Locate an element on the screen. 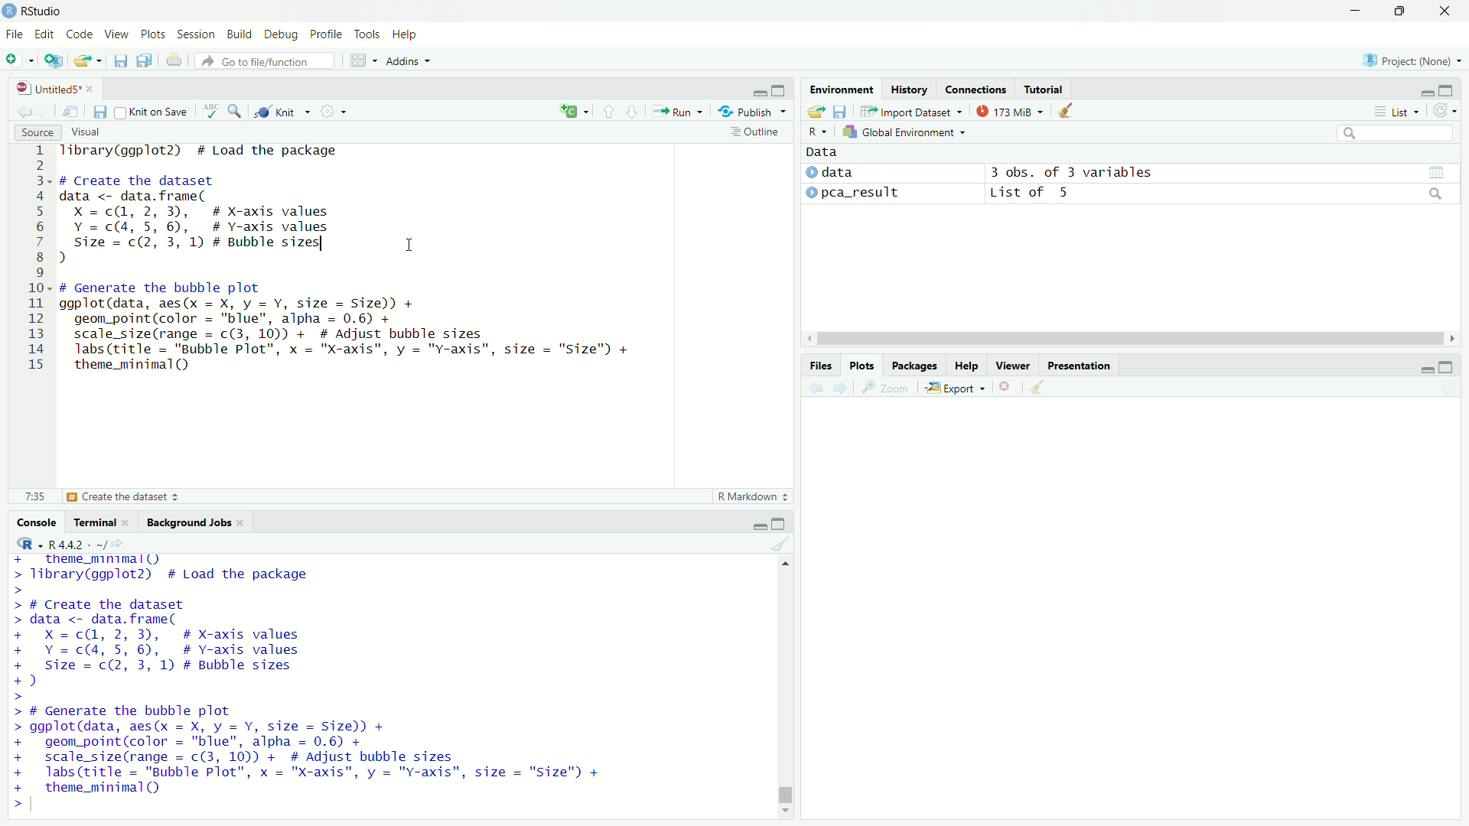 The width and height of the screenshot is (1469, 826). minimize is located at coordinates (1354, 11).